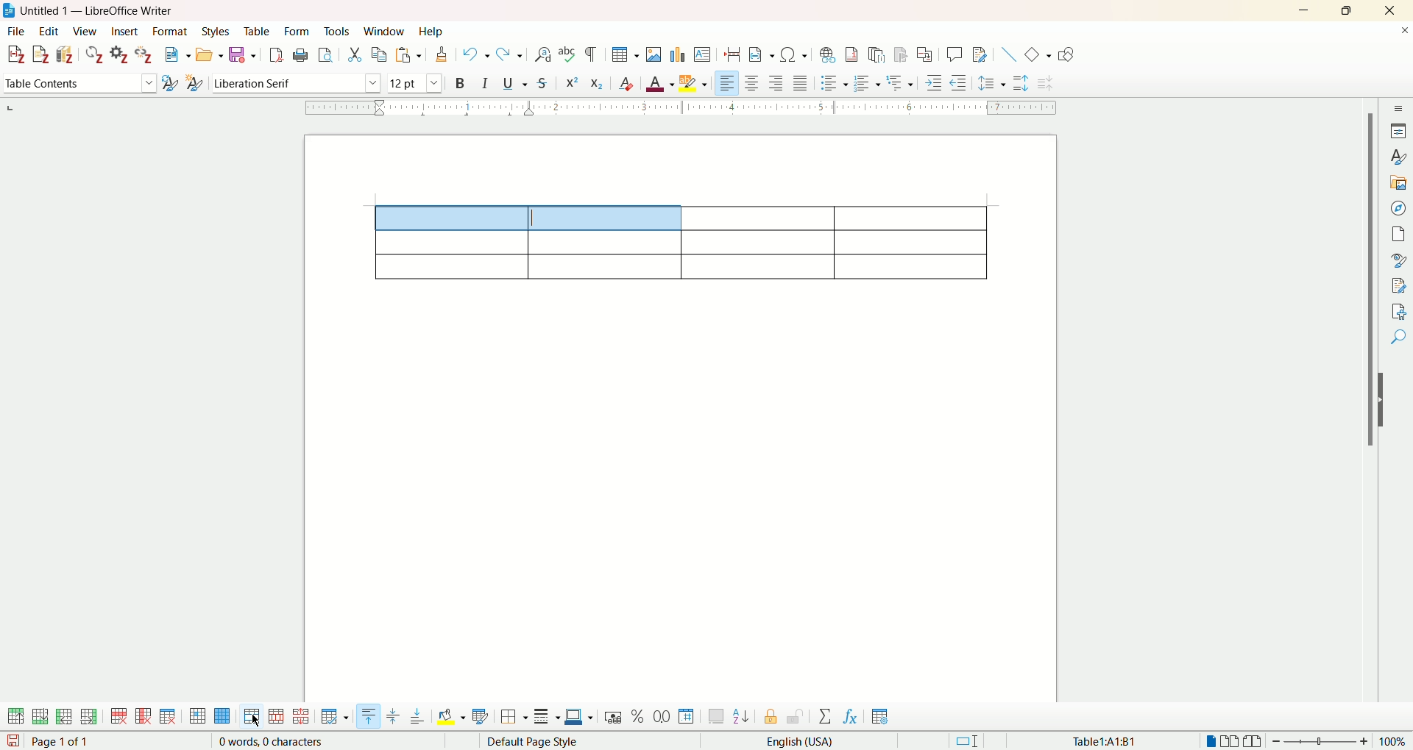 The image size is (1413, 750). Describe the element at coordinates (571, 83) in the screenshot. I see `superscript` at that location.